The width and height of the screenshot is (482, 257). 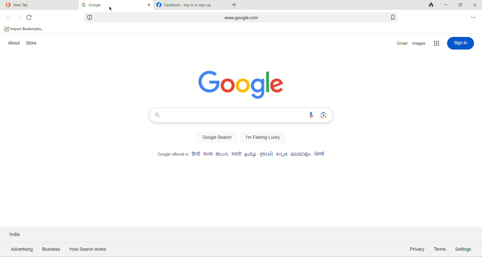 I want to click on search, so click(x=241, y=17).